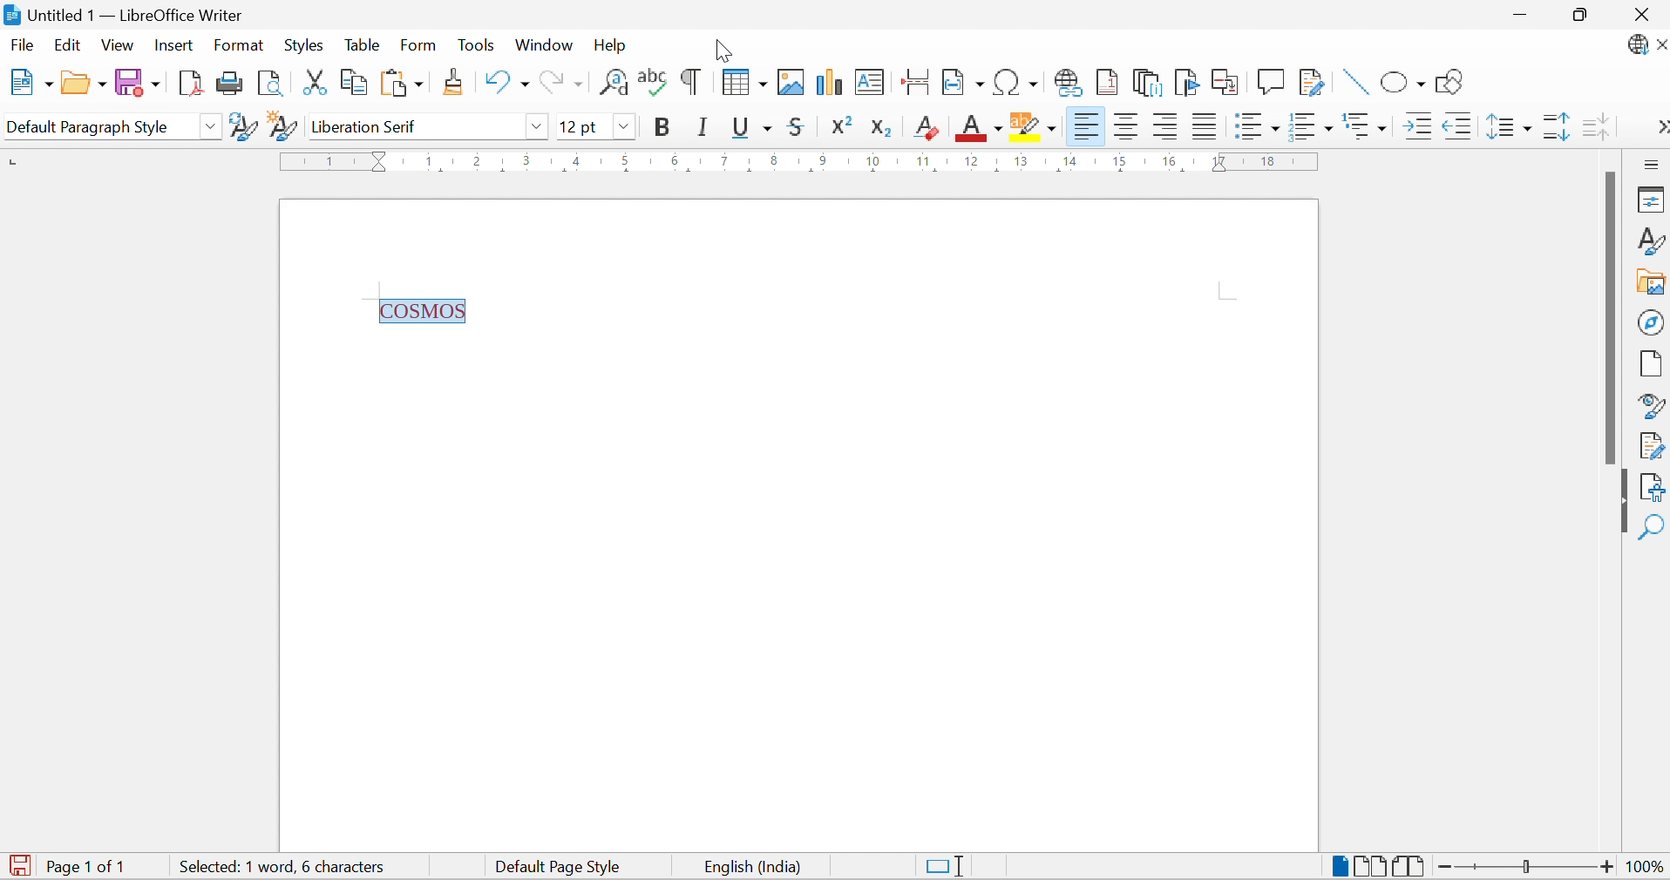 The height and width of the screenshot is (880, 1670). Describe the element at coordinates (1620, 501) in the screenshot. I see `Hide` at that location.